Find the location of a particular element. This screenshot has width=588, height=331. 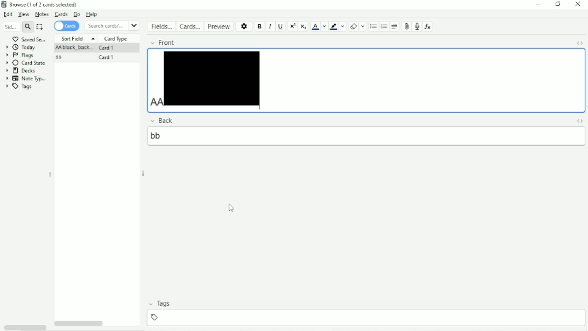

font is located at coordinates (166, 42).